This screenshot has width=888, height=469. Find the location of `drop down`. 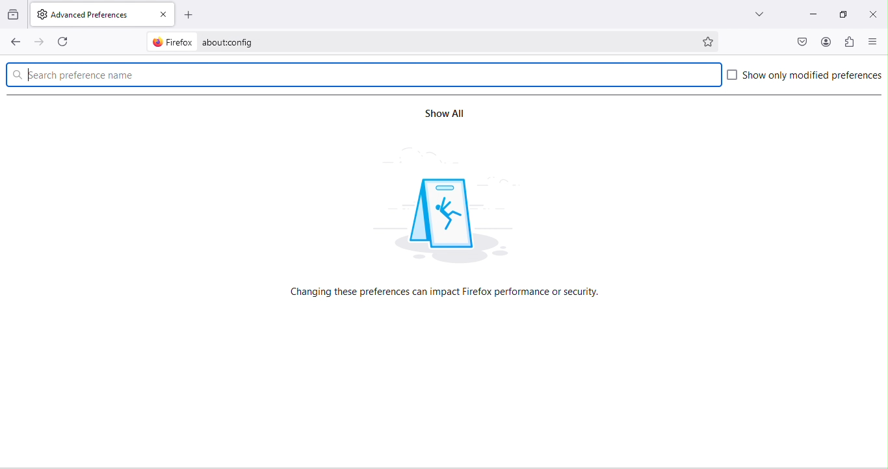

drop down is located at coordinates (759, 14).